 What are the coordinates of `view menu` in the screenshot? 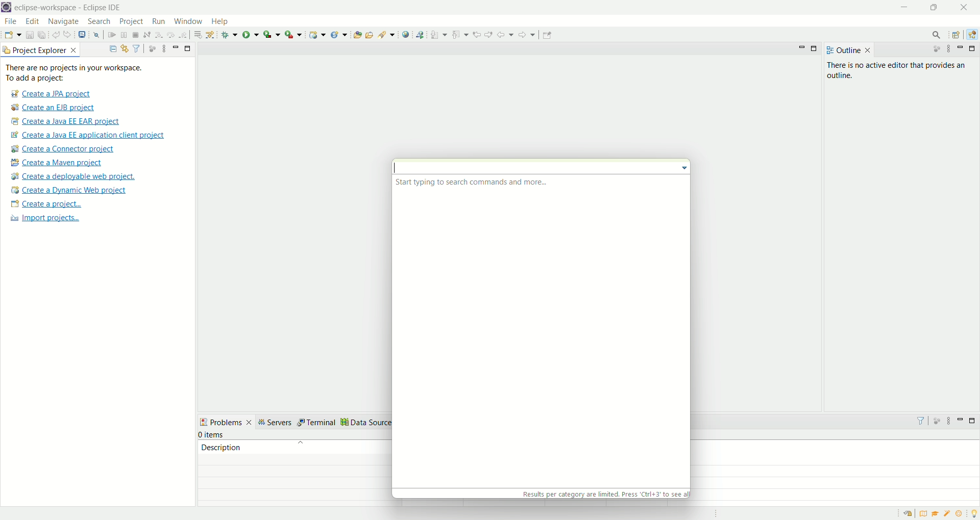 It's located at (950, 420).